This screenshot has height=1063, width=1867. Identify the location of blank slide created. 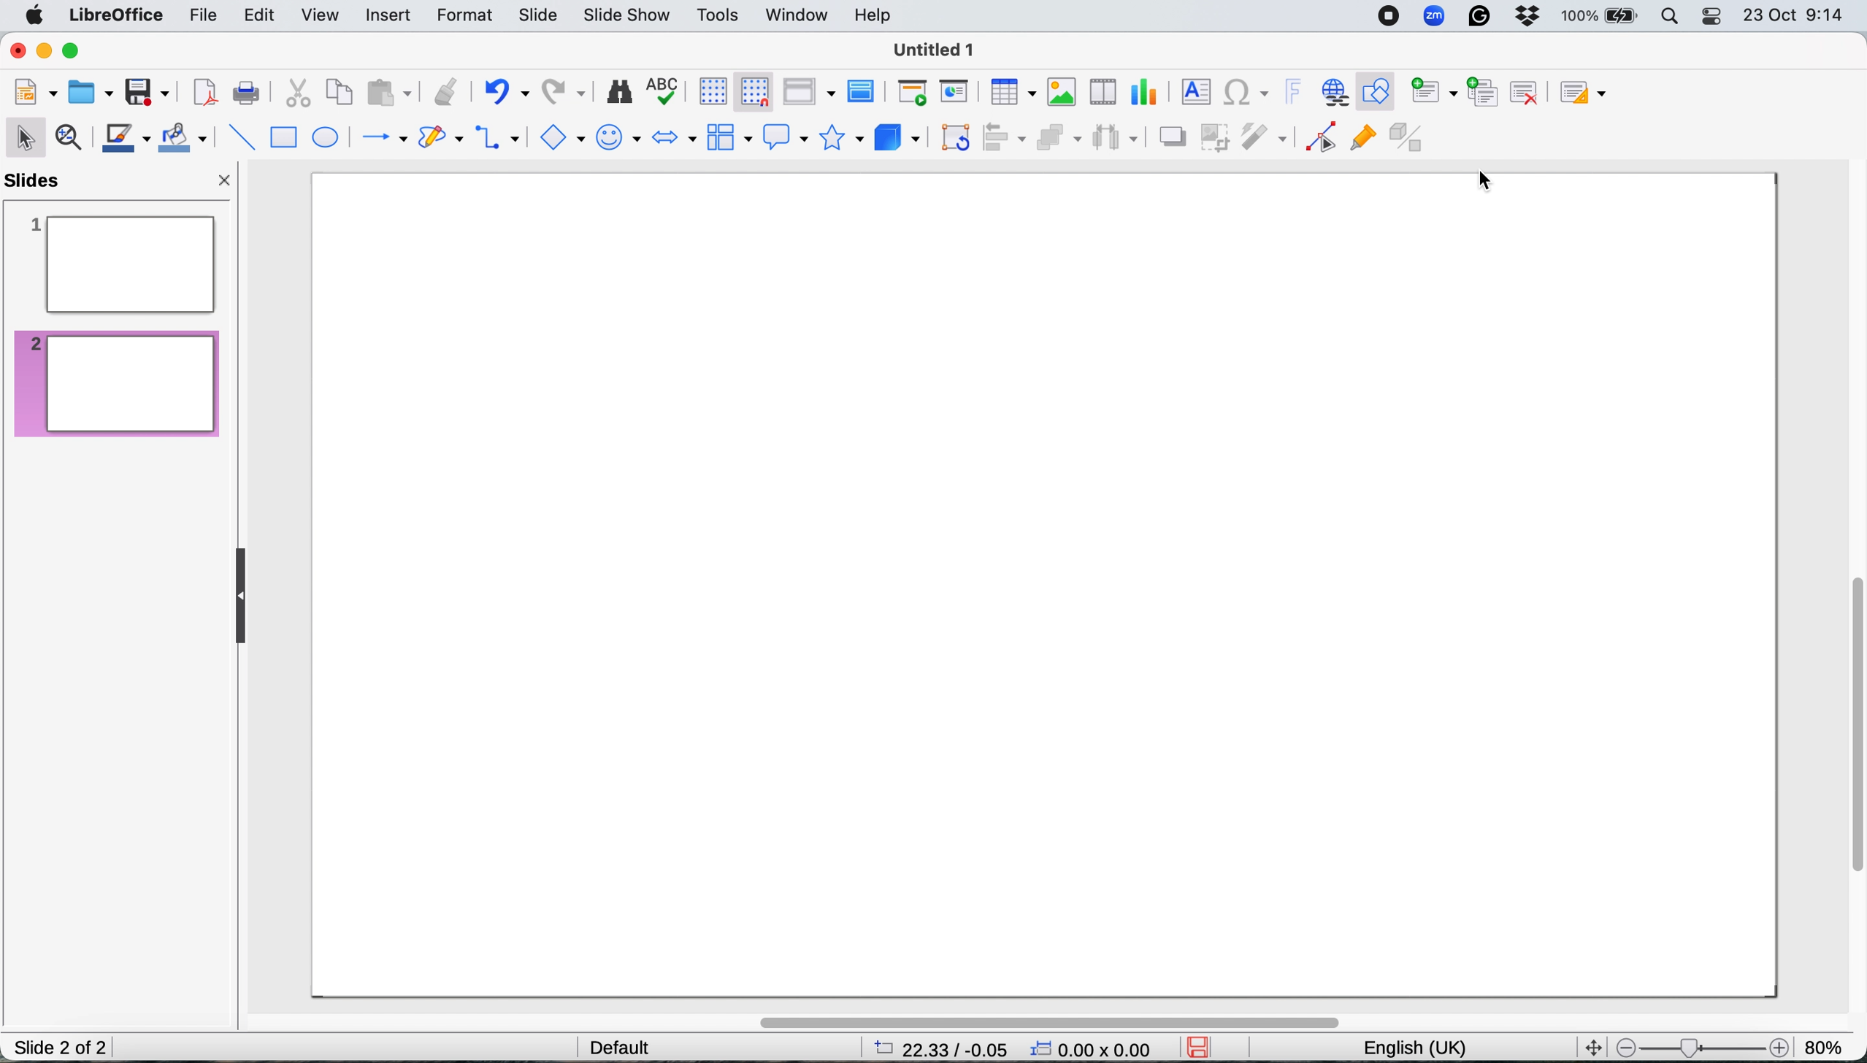
(122, 384).